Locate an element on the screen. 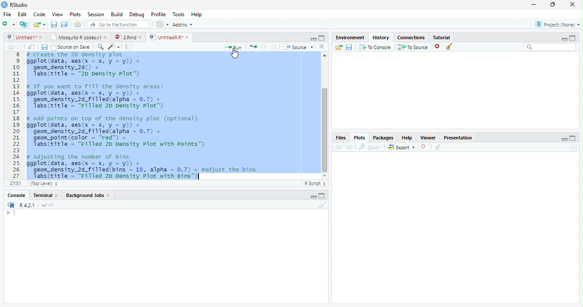  up is located at coordinates (264, 47).